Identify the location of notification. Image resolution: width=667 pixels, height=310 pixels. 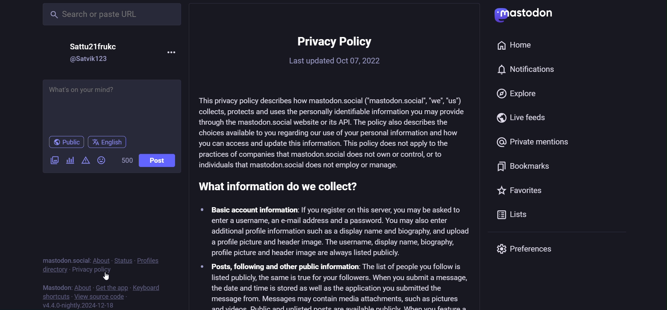
(524, 71).